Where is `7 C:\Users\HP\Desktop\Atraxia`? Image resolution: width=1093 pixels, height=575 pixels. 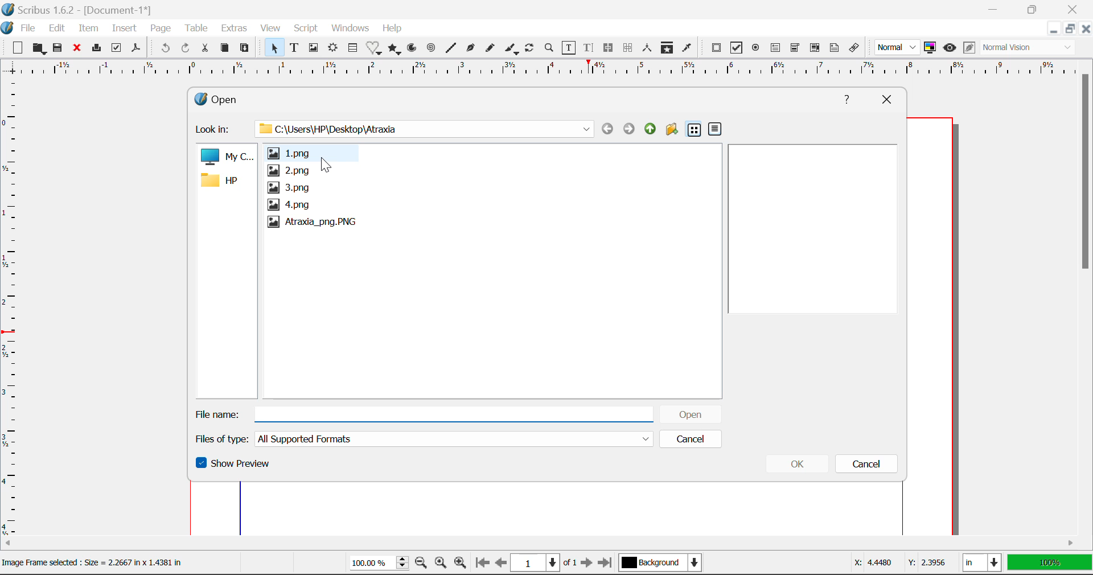 7 C:\Users\HP\Desktop\Atraxia is located at coordinates (418, 128).